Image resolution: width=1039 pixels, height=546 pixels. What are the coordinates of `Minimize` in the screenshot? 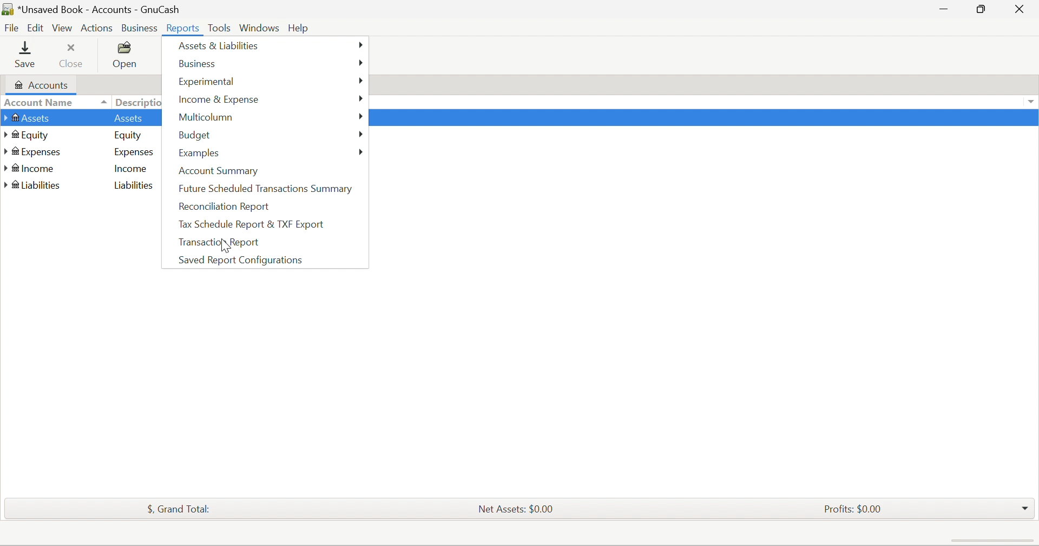 It's located at (941, 10).